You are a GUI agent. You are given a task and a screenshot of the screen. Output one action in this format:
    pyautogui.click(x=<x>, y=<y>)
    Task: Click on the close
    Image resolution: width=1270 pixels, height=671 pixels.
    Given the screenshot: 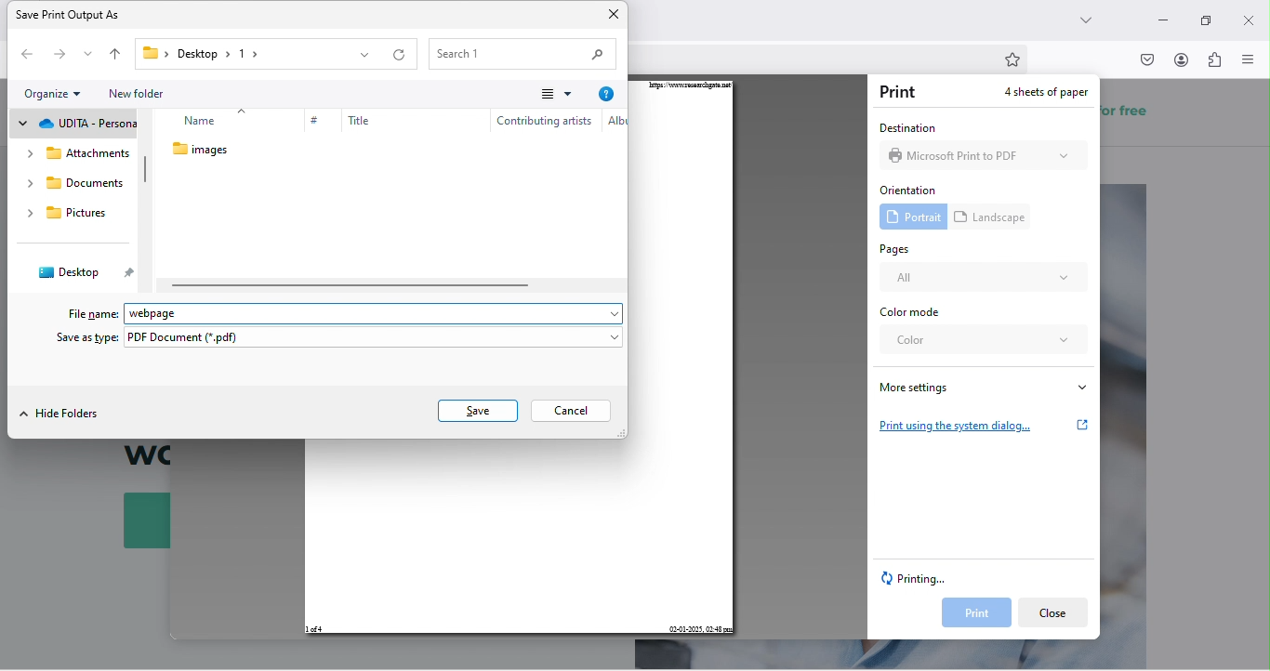 What is the action you would take?
    pyautogui.click(x=615, y=16)
    